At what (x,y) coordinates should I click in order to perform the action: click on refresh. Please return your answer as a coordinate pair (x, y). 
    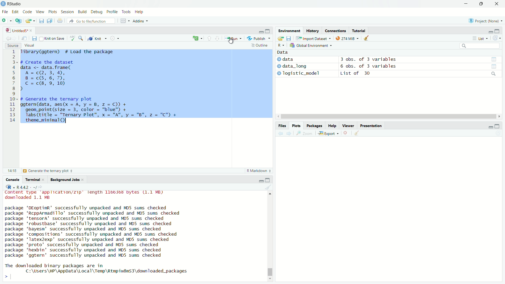
    Looking at the image, I should click on (497, 39).